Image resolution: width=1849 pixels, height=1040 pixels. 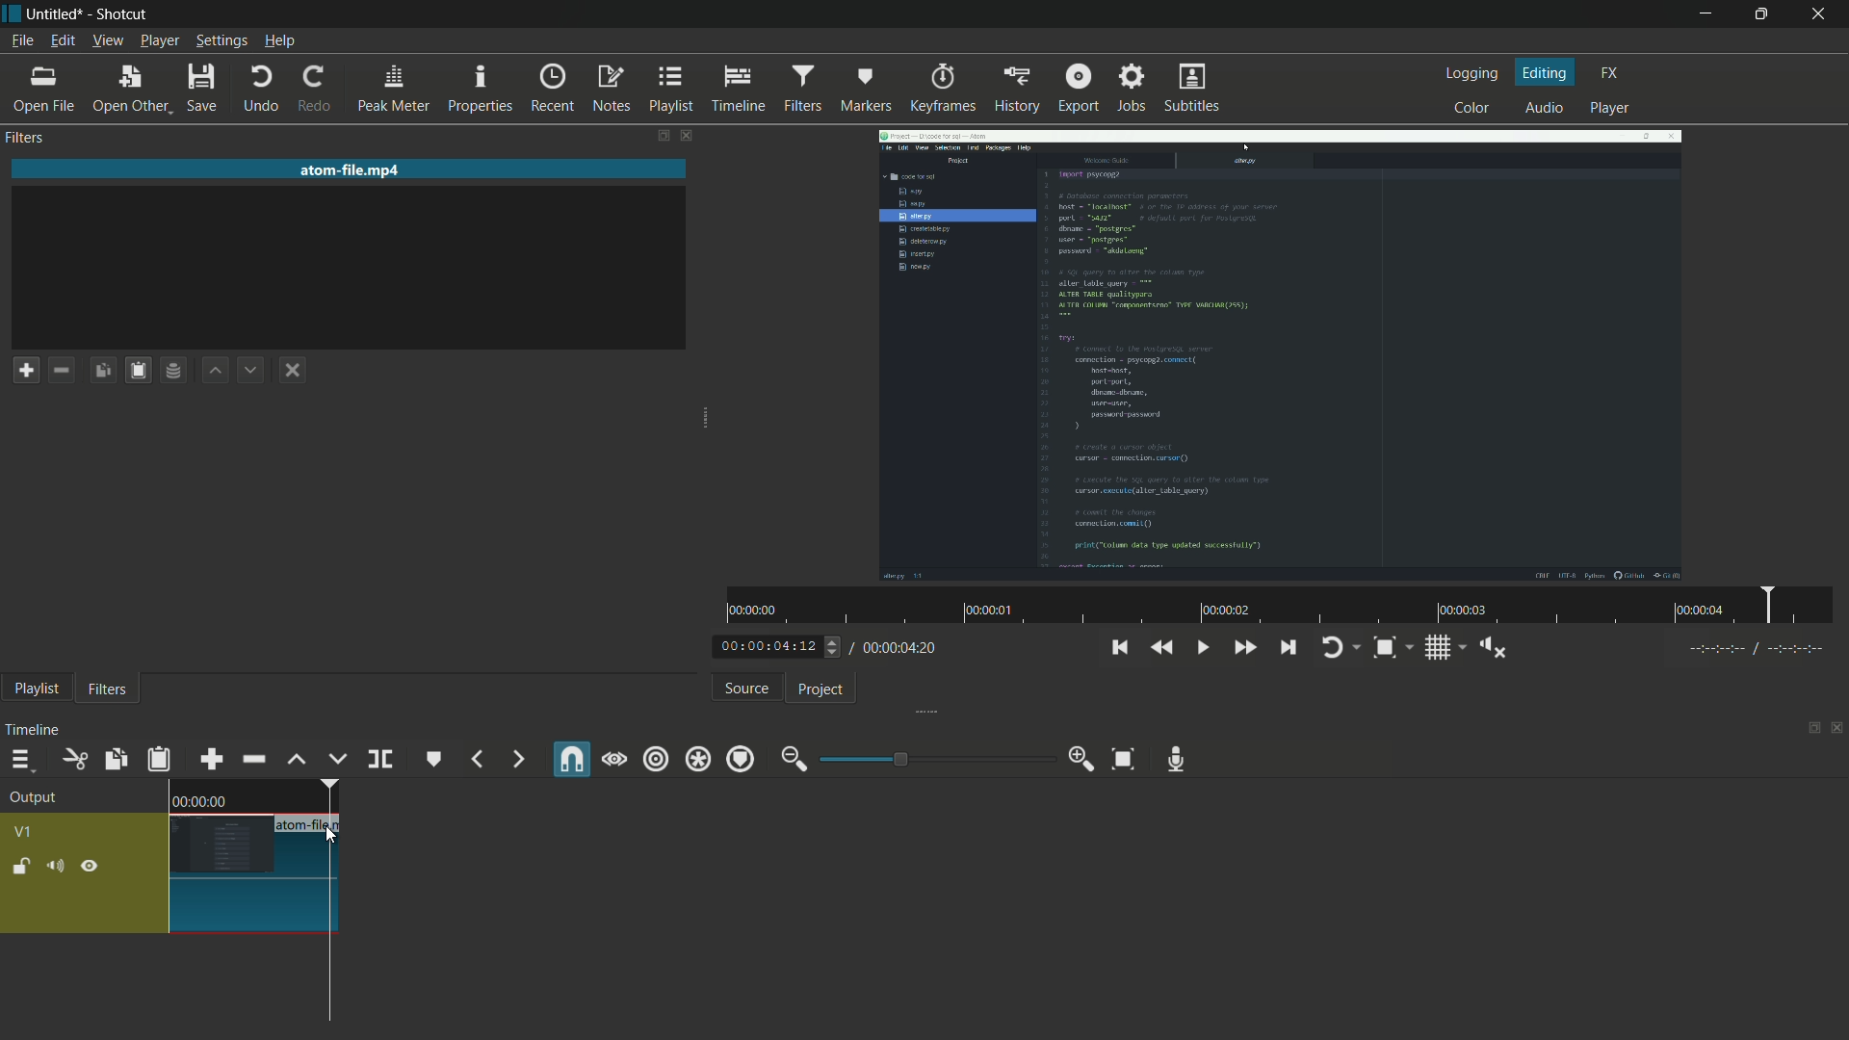 What do you see at coordinates (1332, 648) in the screenshot?
I see `toggle player logging` at bounding box center [1332, 648].